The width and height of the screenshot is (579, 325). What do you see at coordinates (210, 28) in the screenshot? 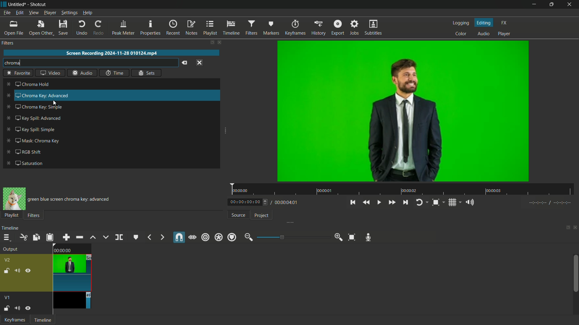
I see `playlist` at bounding box center [210, 28].